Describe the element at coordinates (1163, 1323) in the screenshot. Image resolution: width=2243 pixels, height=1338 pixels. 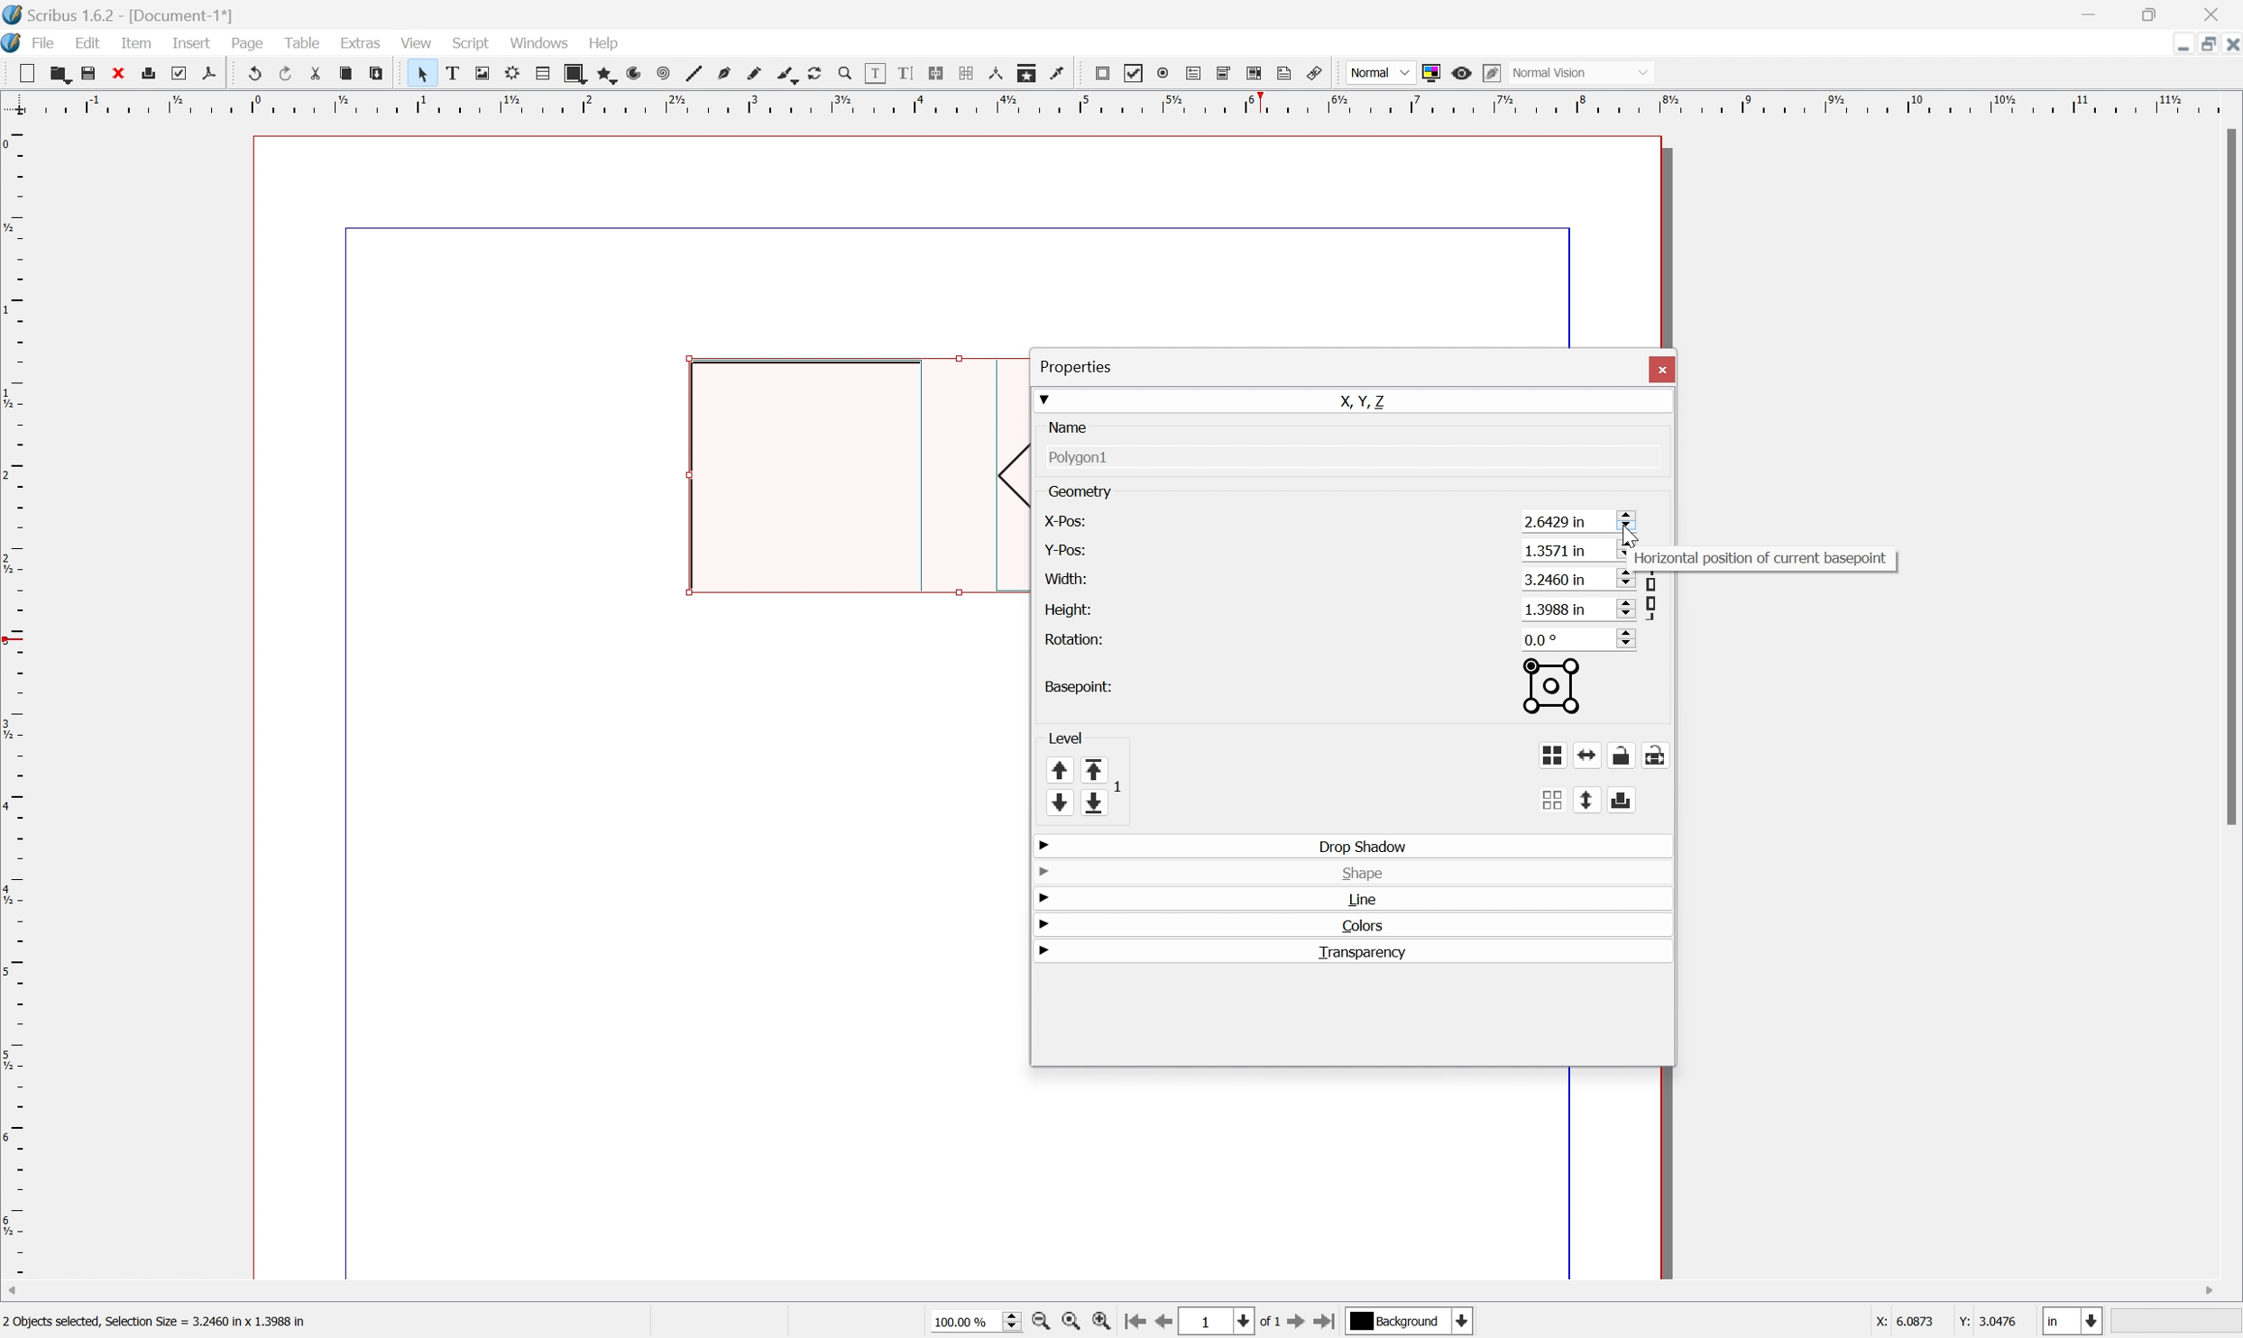
I see `Go to previous page` at that location.